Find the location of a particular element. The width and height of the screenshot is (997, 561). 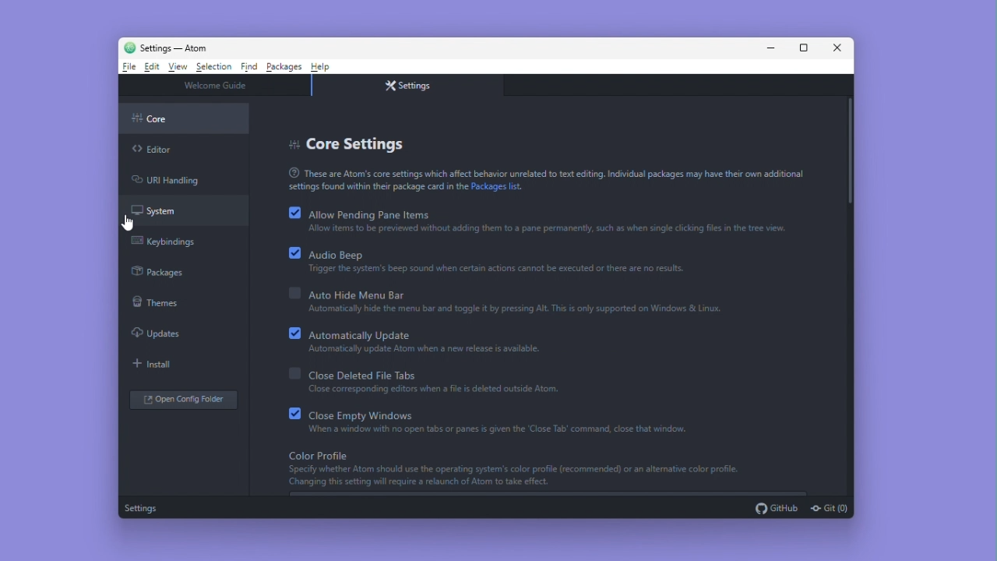

Tngger the system's beep sound when certain actions cannot be executed or there are no results. is located at coordinates (494, 268).